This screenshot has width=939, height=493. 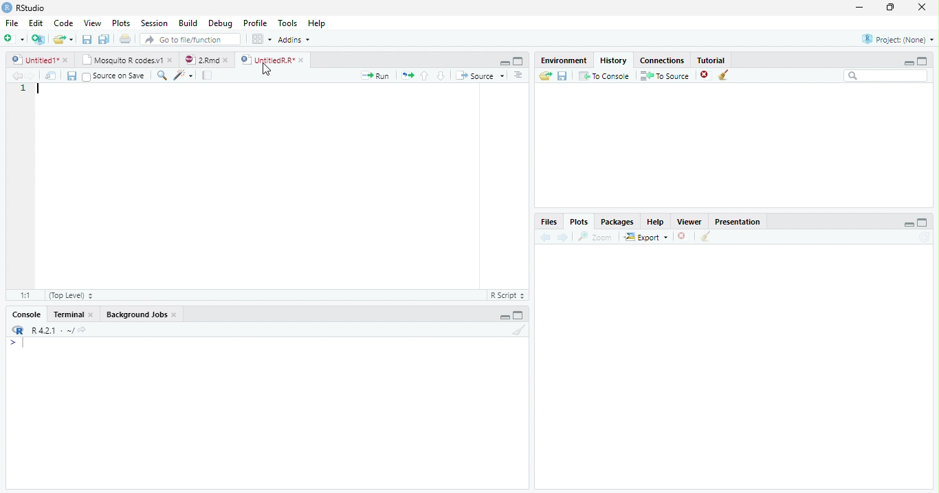 I want to click on Tools, so click(x=287, y=23).